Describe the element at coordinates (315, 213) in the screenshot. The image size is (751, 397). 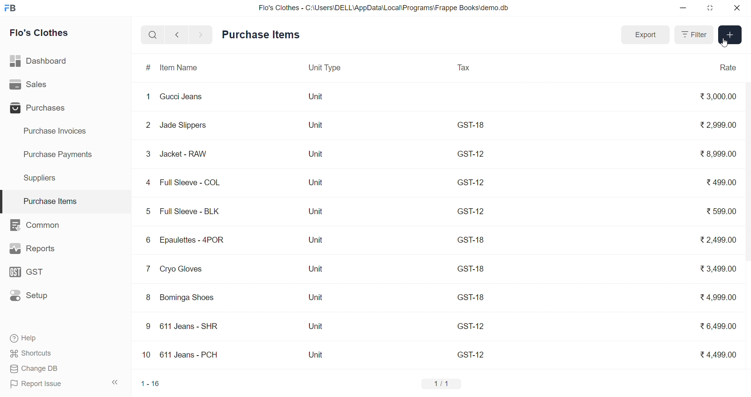
I see `Unit` at that location.